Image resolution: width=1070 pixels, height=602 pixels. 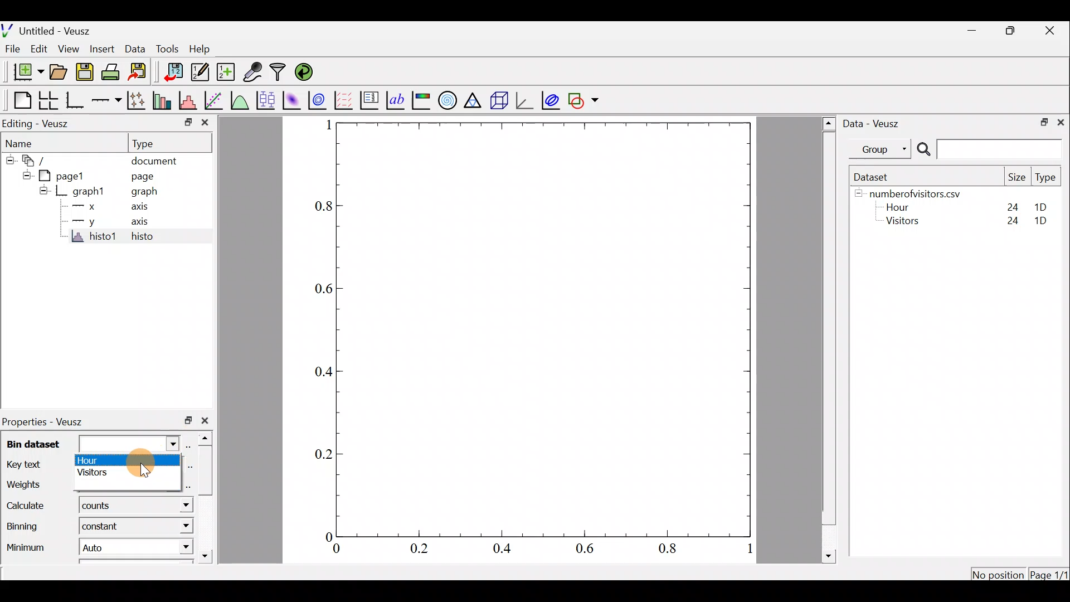 I want to click on open a document, so click(x=57, y=72).